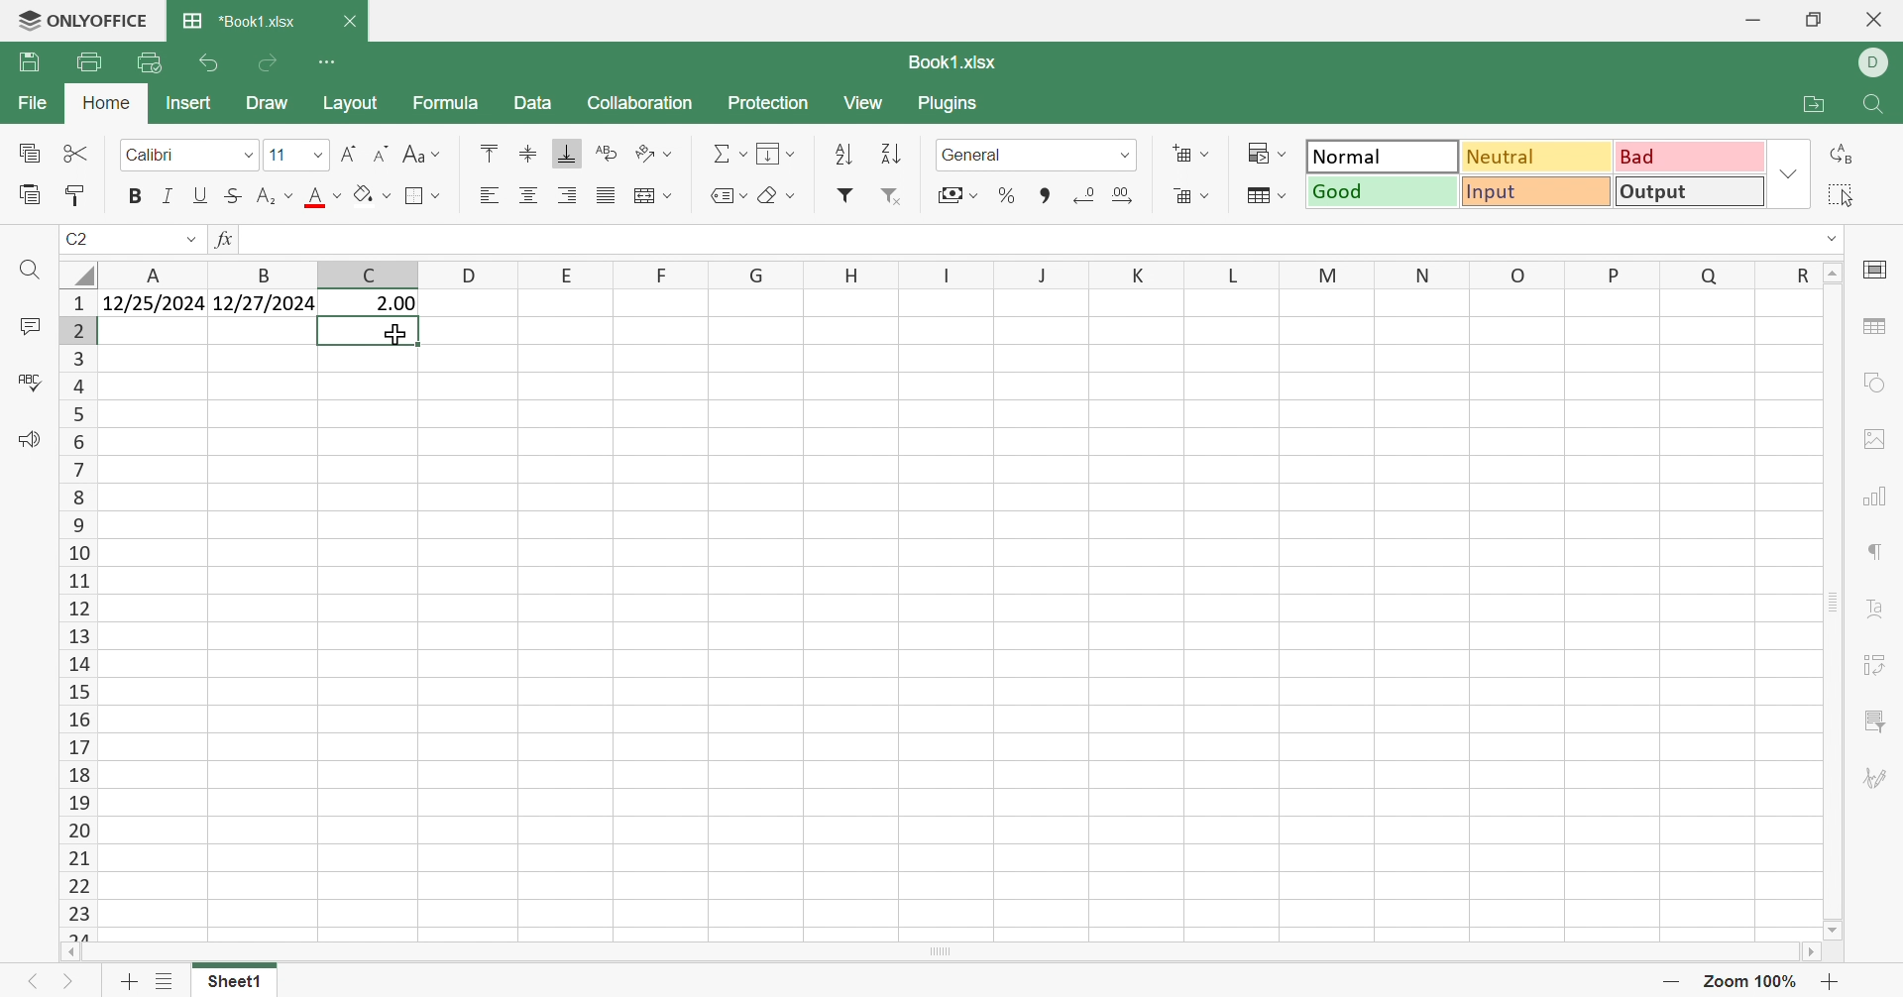 The image size is (1903, 997). What do you see at coordinates (270, 63) in the screenshot?
I see `Redo` at bounding box center [270, 63].